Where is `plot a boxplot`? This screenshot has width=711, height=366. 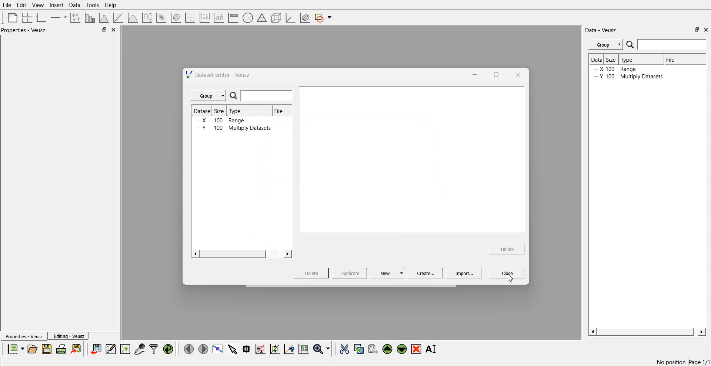 plot a boxplot is located at coordinates (147, 17).